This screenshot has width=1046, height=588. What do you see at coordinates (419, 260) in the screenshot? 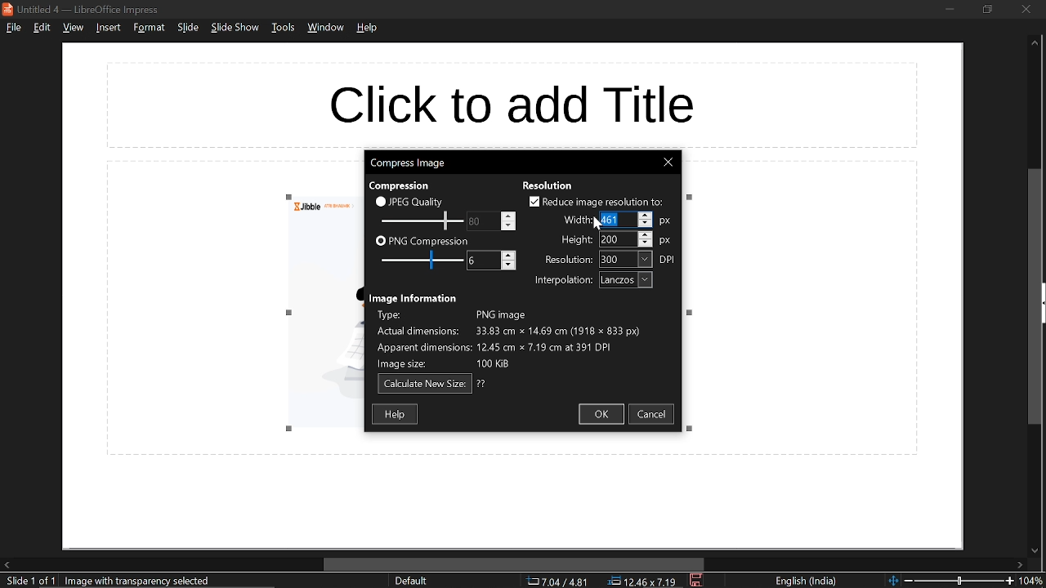
I see `PNG compression scale` at bounding box center [419, 260].